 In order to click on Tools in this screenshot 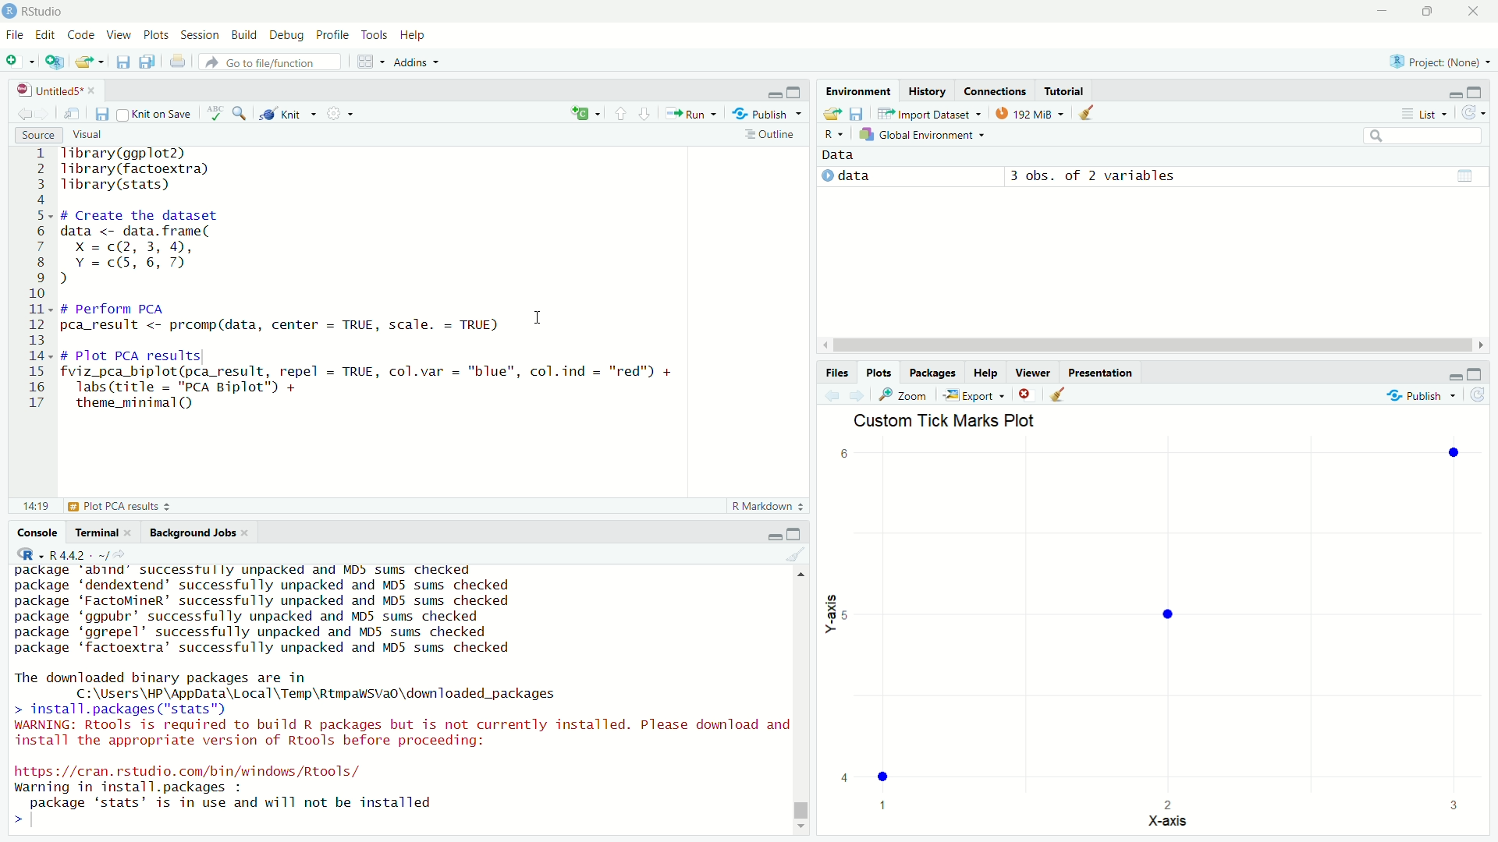, I will do `click(375, 36)`.